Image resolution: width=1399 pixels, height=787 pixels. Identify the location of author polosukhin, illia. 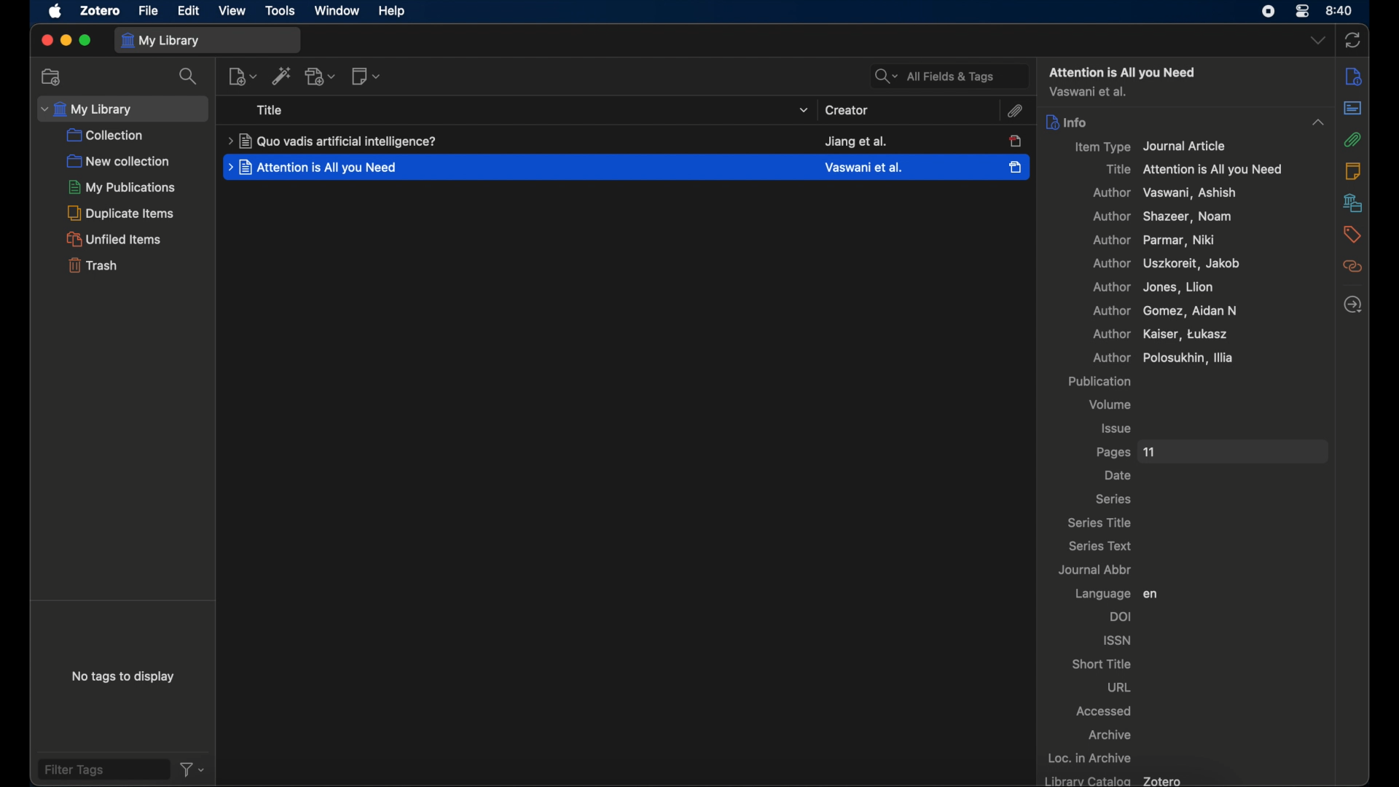
(1123, 358).